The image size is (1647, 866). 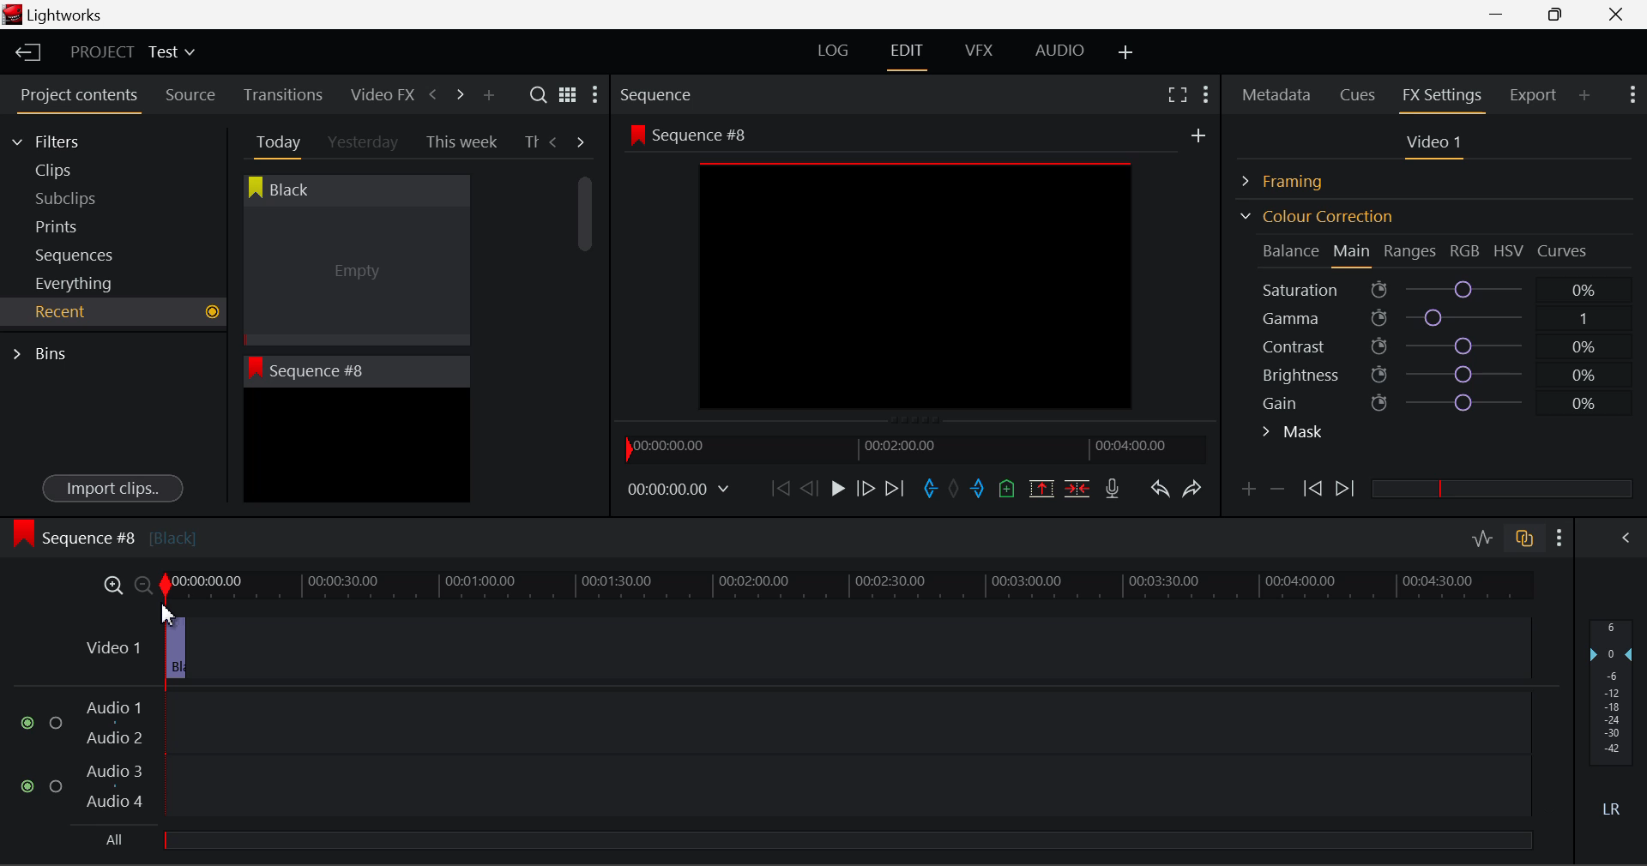 What do you see at coordinates (1560, 14) in the screenshot?
I see `Minimize` at bounding box center [1560, 14].